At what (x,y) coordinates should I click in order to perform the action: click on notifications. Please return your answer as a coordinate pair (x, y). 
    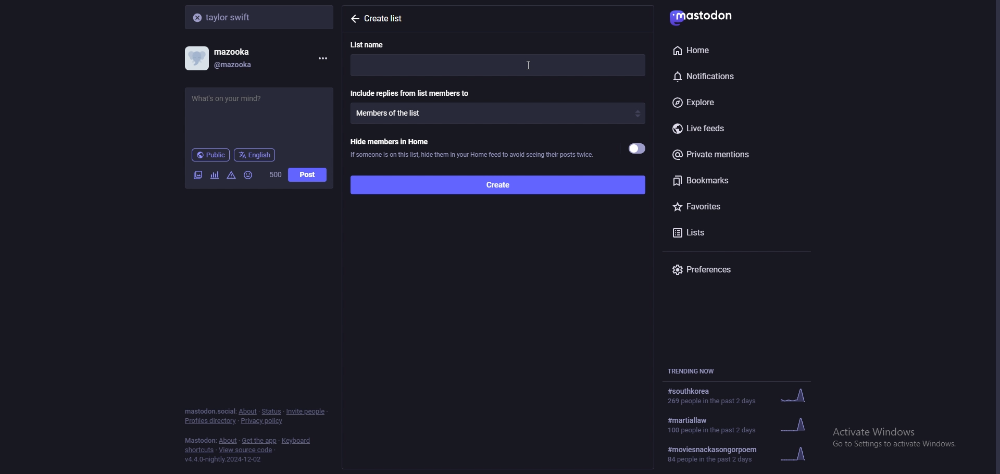
    Looking at the image, I should click on (726, 74).